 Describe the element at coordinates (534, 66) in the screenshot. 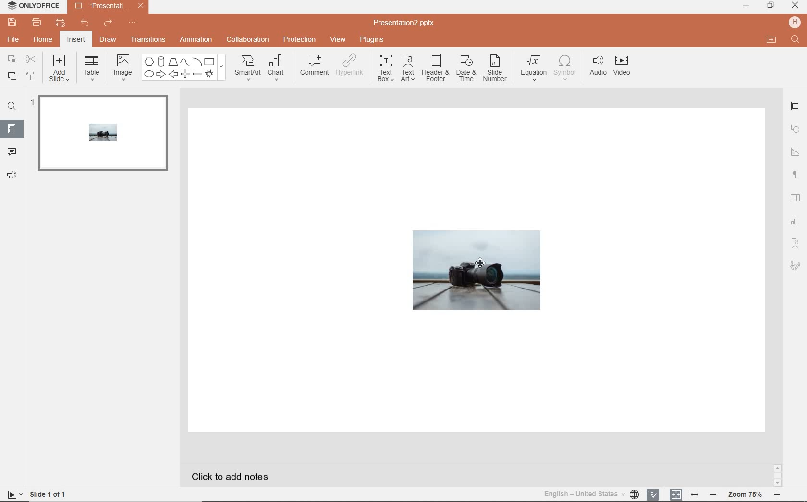

I see `equation` at that location.